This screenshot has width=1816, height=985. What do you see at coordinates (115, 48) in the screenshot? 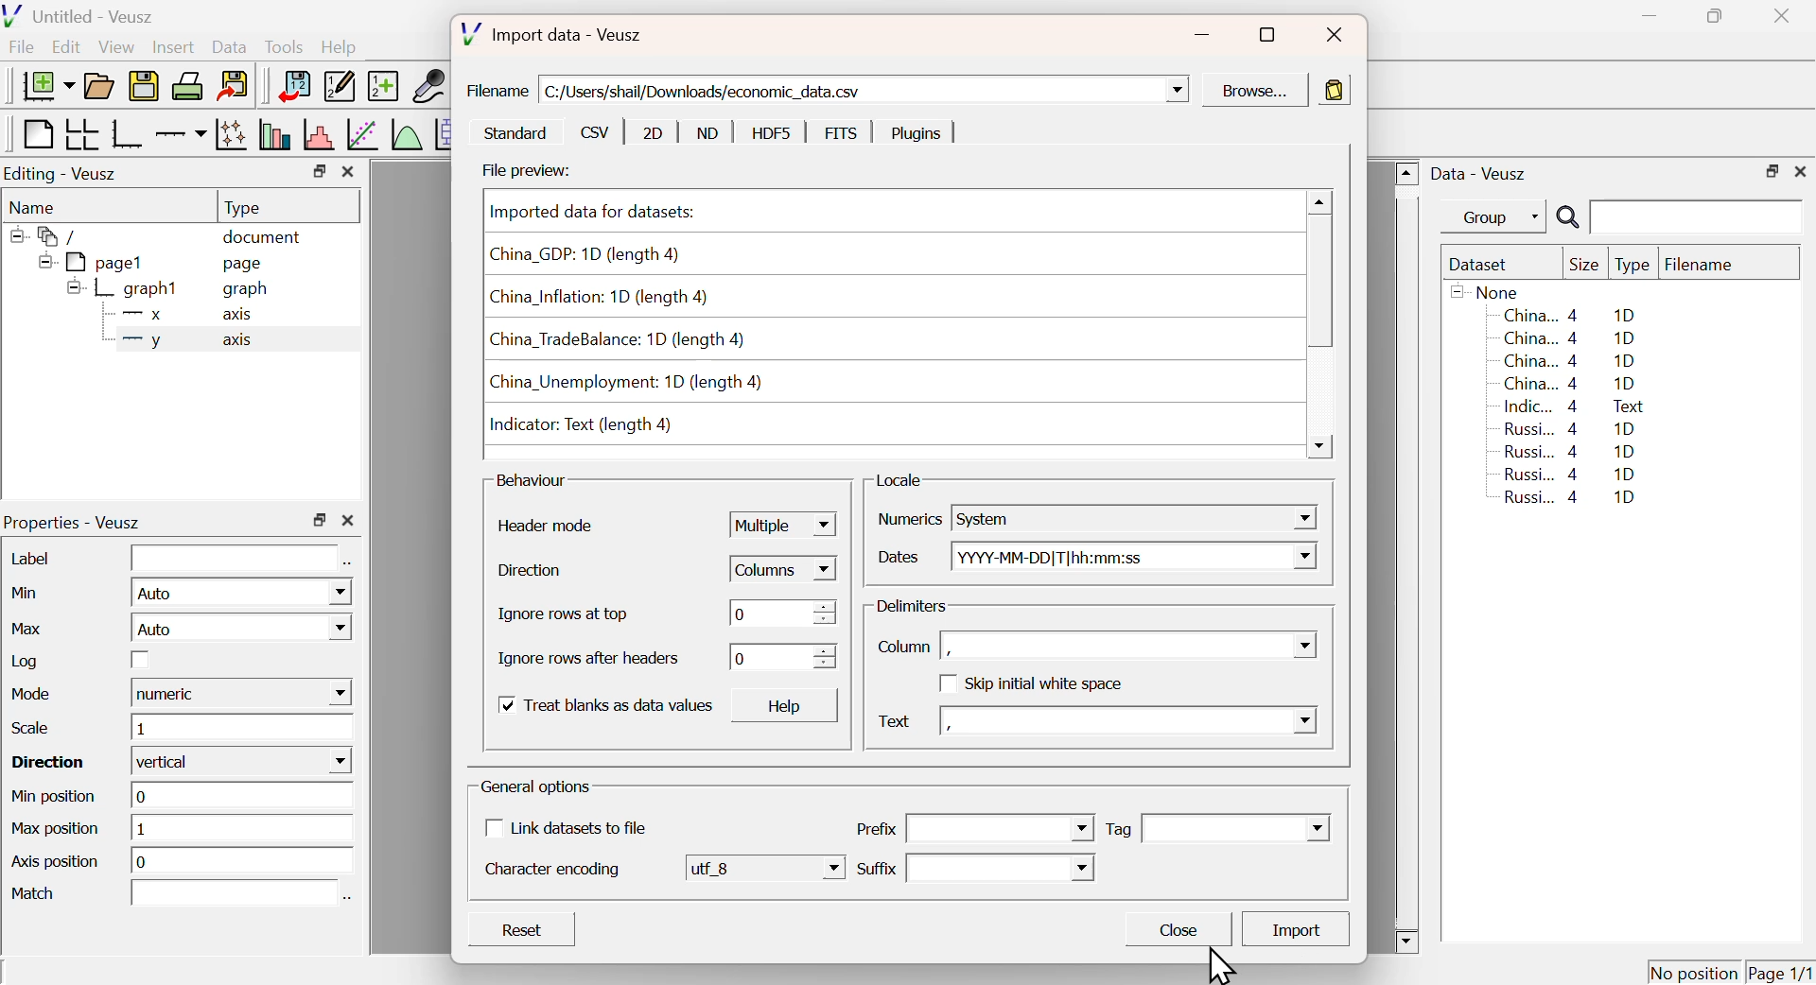
I see `View` at bounding box center [115, 48].